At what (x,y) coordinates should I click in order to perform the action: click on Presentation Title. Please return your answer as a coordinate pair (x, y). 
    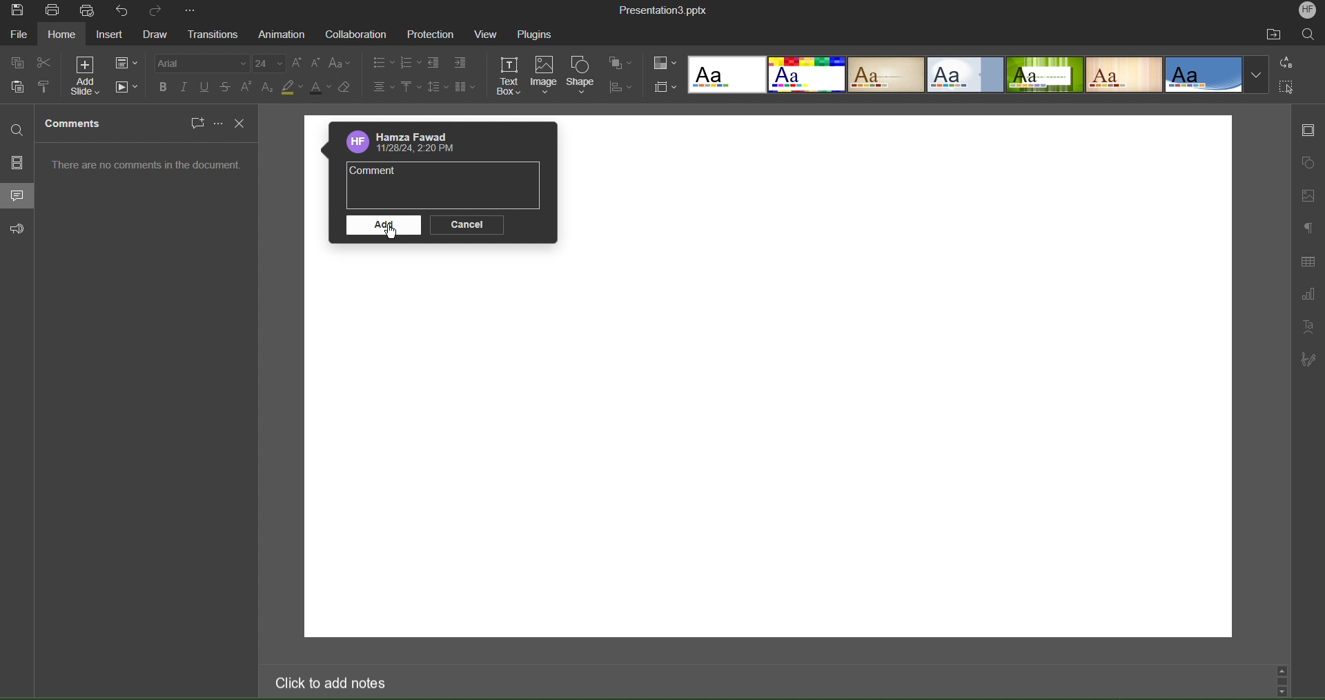
    Looking at the image, I should click on (660, 10).